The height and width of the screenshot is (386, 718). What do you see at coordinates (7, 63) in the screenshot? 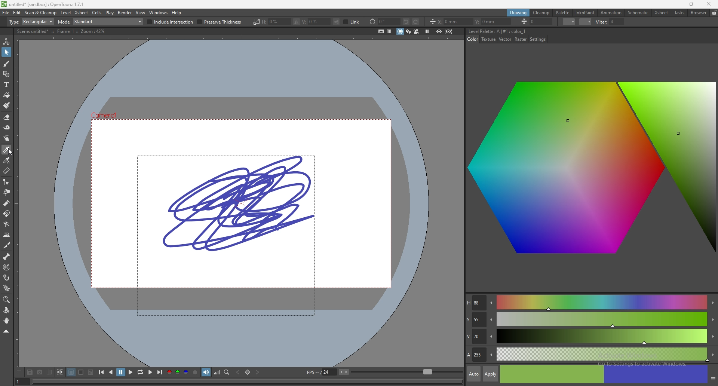
I see `brush tool` at bounding box center [7, 63].